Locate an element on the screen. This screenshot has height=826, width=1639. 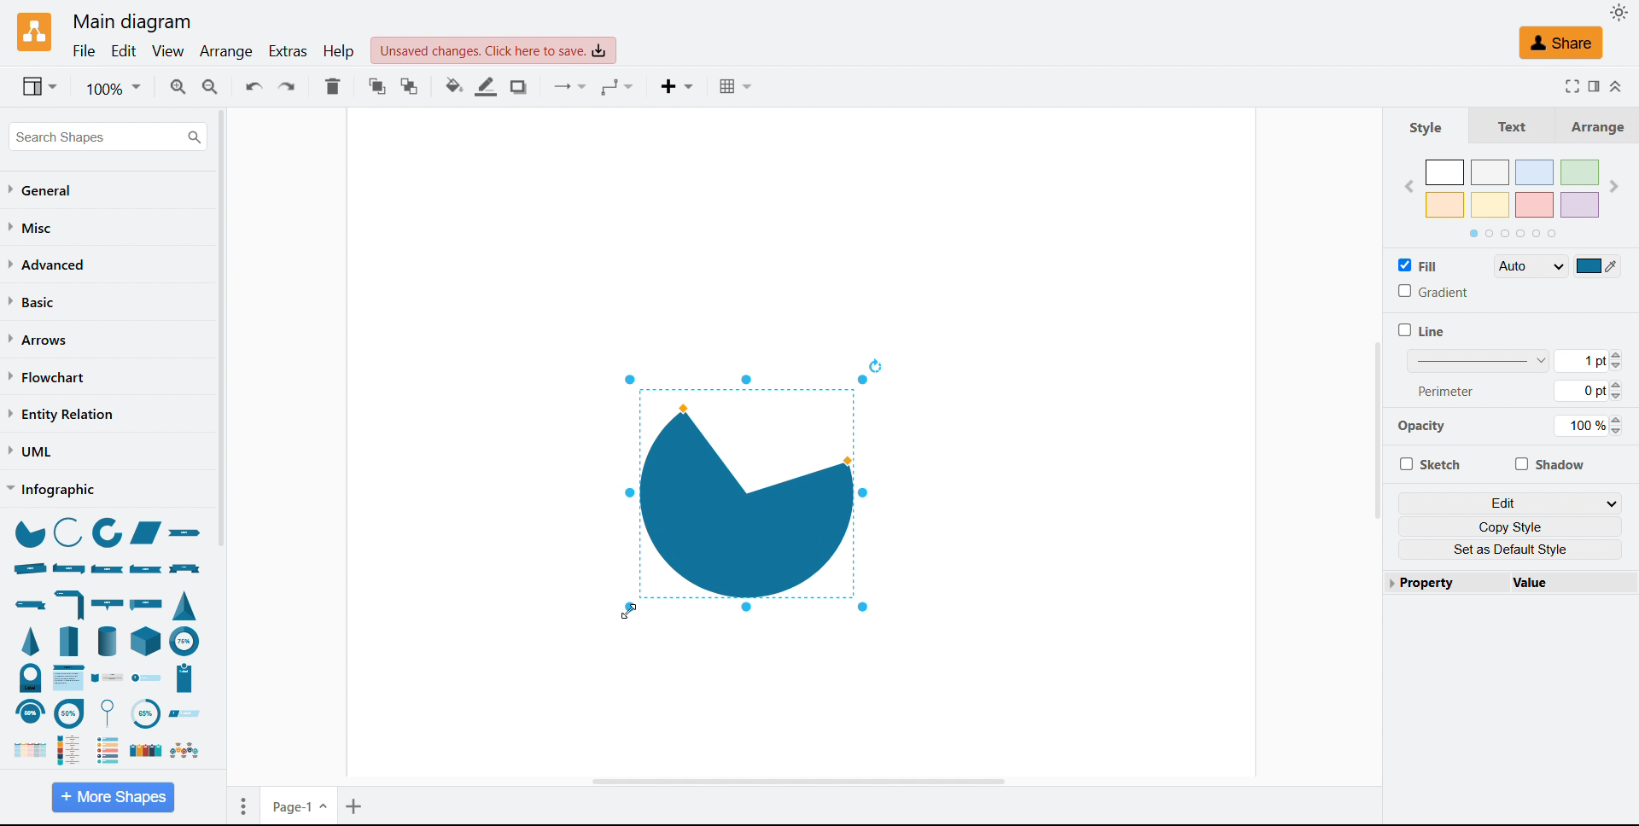
banner half fold is located at coordinates (71, 603).